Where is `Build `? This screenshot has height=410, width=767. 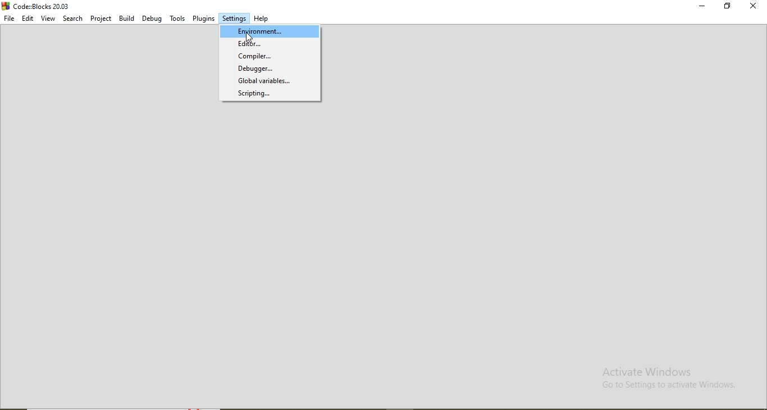
Build  is located at coordinates (127, 17).